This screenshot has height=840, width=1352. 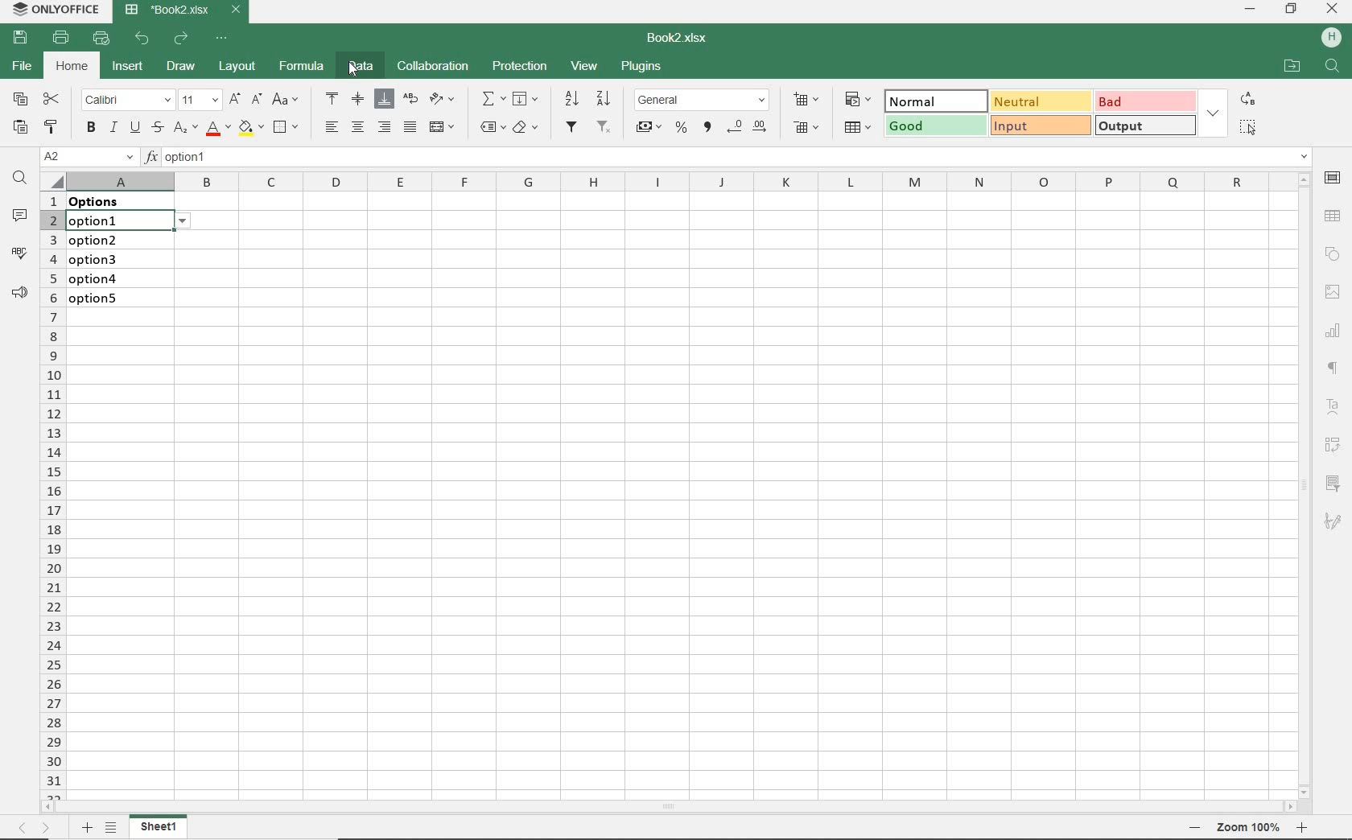 I want to click on TABLE, so click(x=1332, y=216).